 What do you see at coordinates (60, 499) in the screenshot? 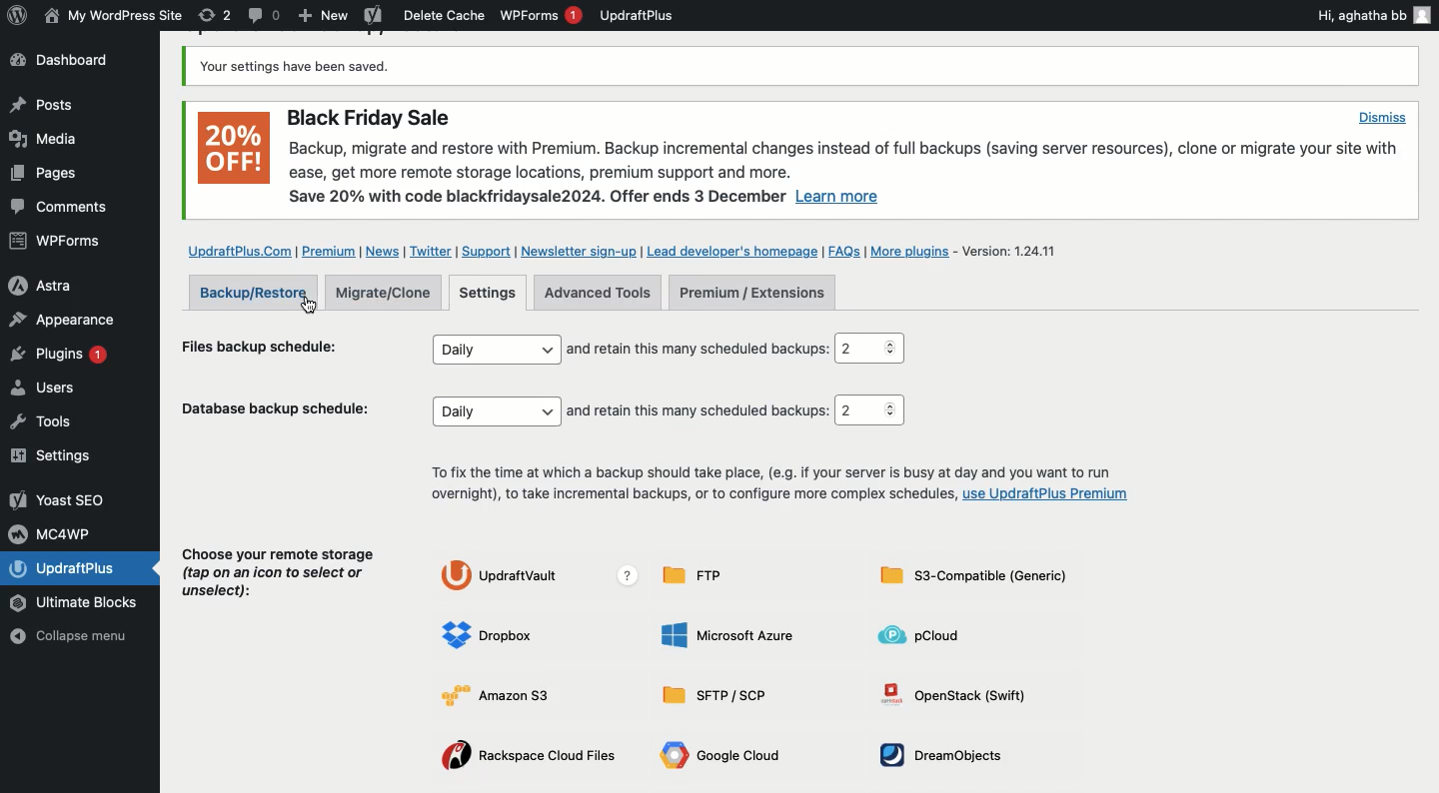
I see `Yoast SEO` at bounding box center [60, 499].